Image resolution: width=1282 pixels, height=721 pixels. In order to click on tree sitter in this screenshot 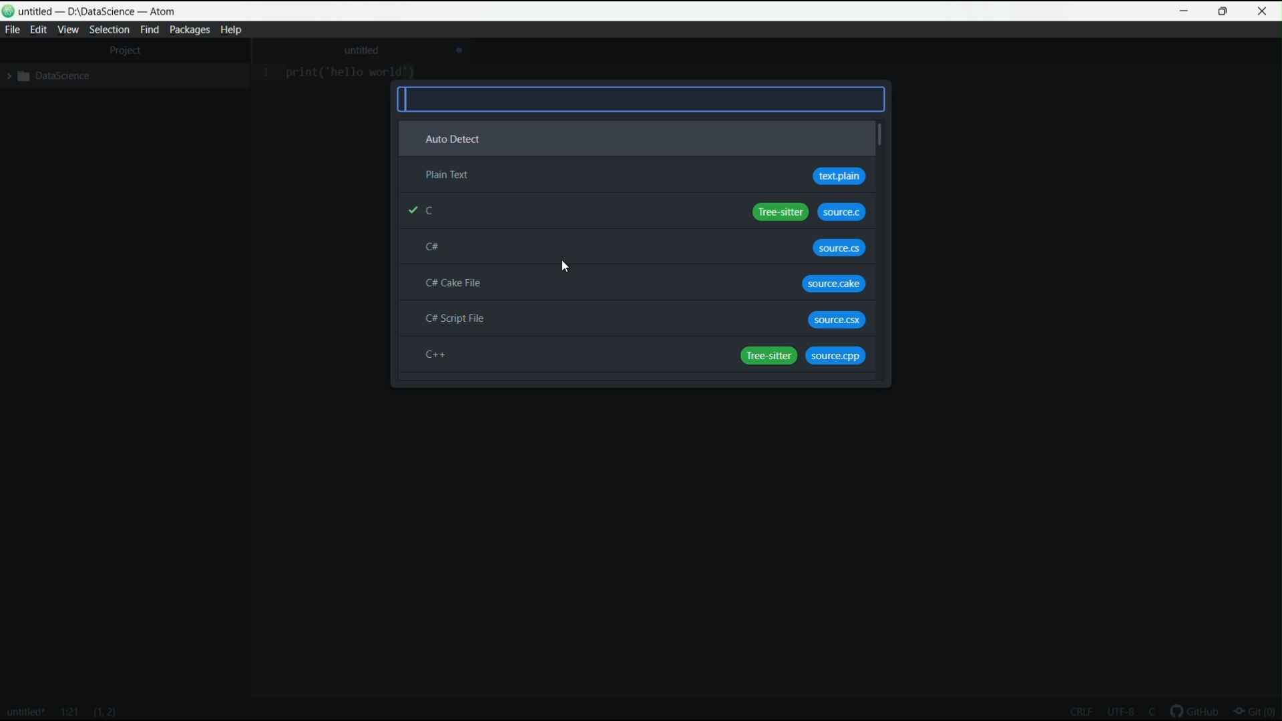, I will do `click(768, 356)`.